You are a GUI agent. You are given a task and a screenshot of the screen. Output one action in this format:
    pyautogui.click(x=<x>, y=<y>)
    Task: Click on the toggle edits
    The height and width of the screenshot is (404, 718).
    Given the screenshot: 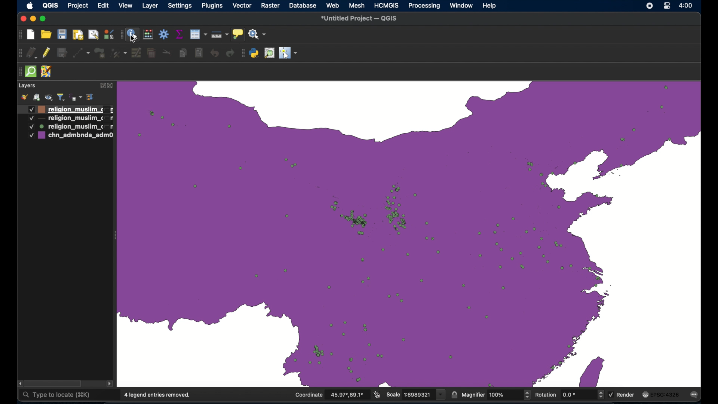 What is the action you would take?
    pyautogui.click(x=46, y=52)
    